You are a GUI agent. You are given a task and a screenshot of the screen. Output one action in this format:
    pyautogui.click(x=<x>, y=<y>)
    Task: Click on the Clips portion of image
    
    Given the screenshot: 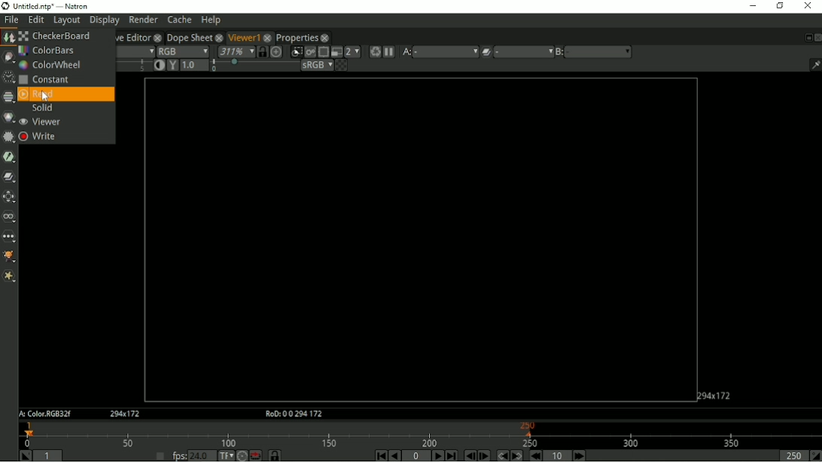 What is the action you would take?
    pyautogui.click(x=296, y=52)
    